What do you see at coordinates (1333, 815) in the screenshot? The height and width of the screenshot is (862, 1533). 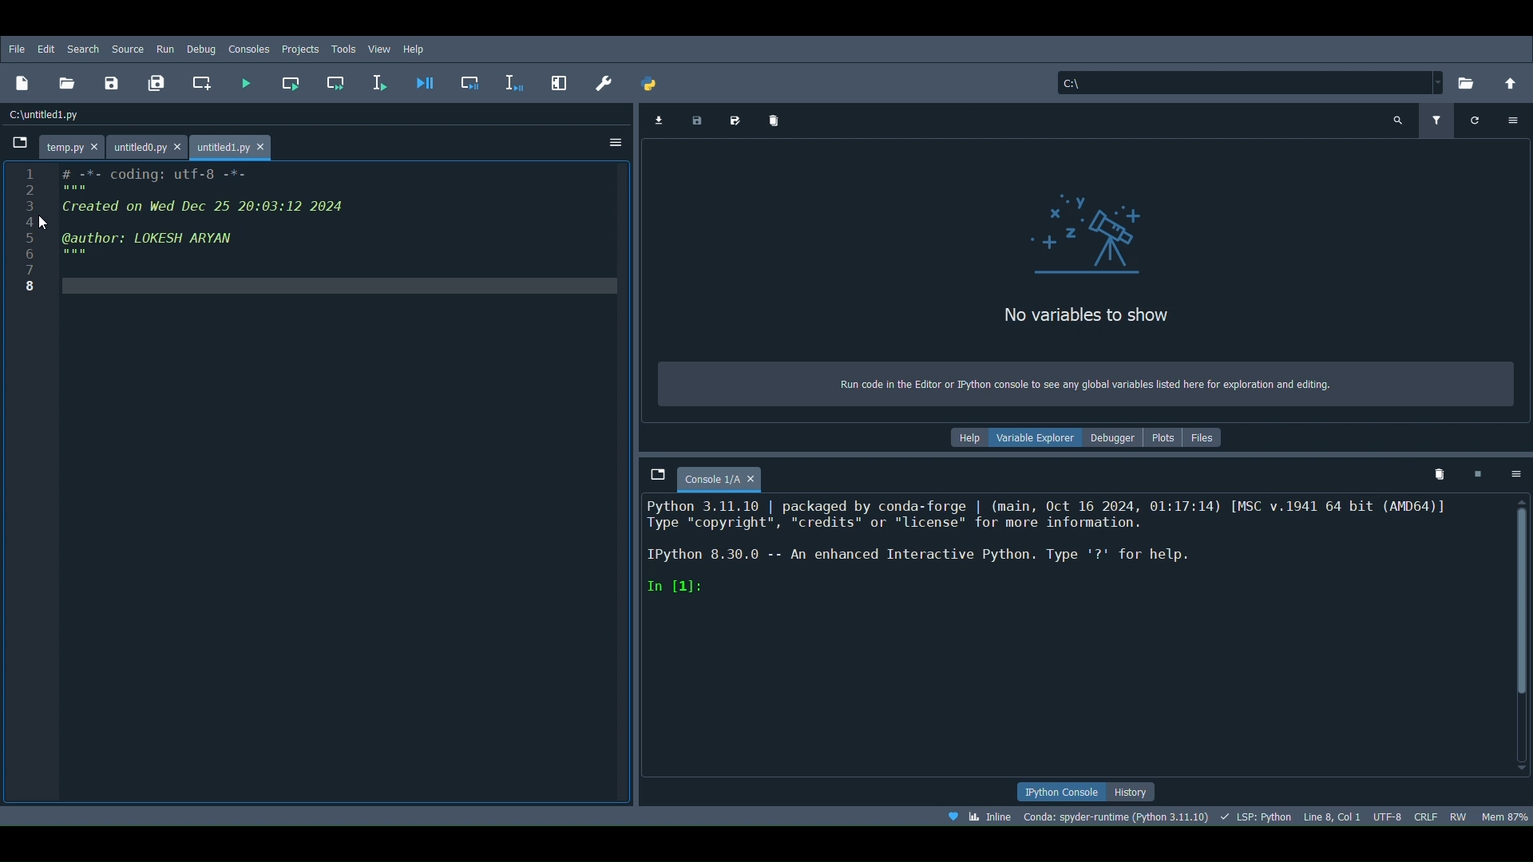 I see `Cursor position` at bounding box center [1333, 815].